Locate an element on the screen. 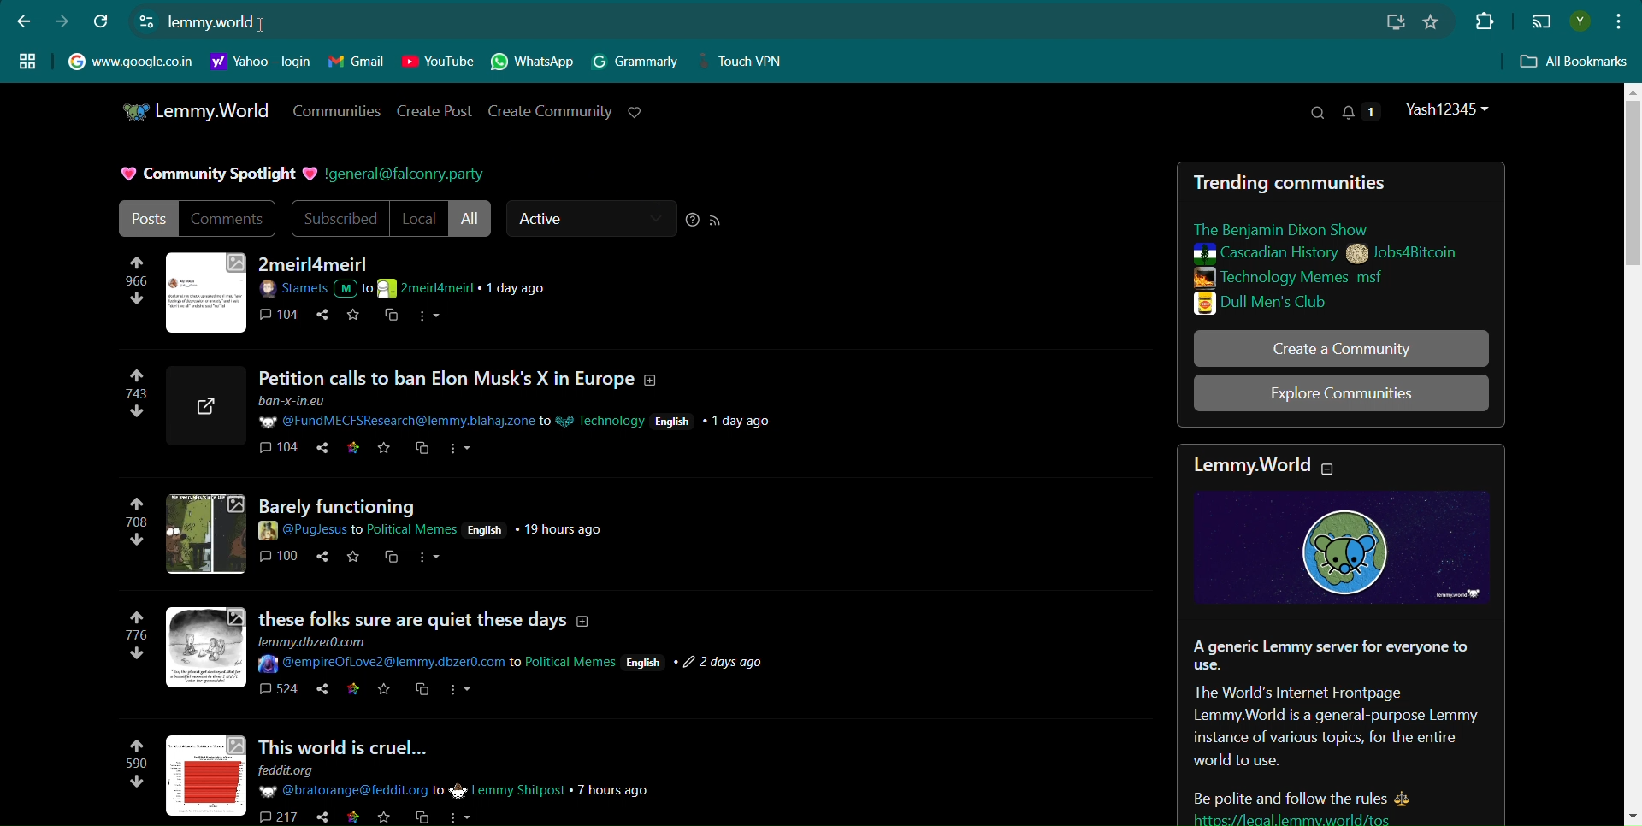 The image size is (1642, 826). @FundMECFSResearch@lemmy.blahaj.zone to Technology English is located at coordinates (517, 413).